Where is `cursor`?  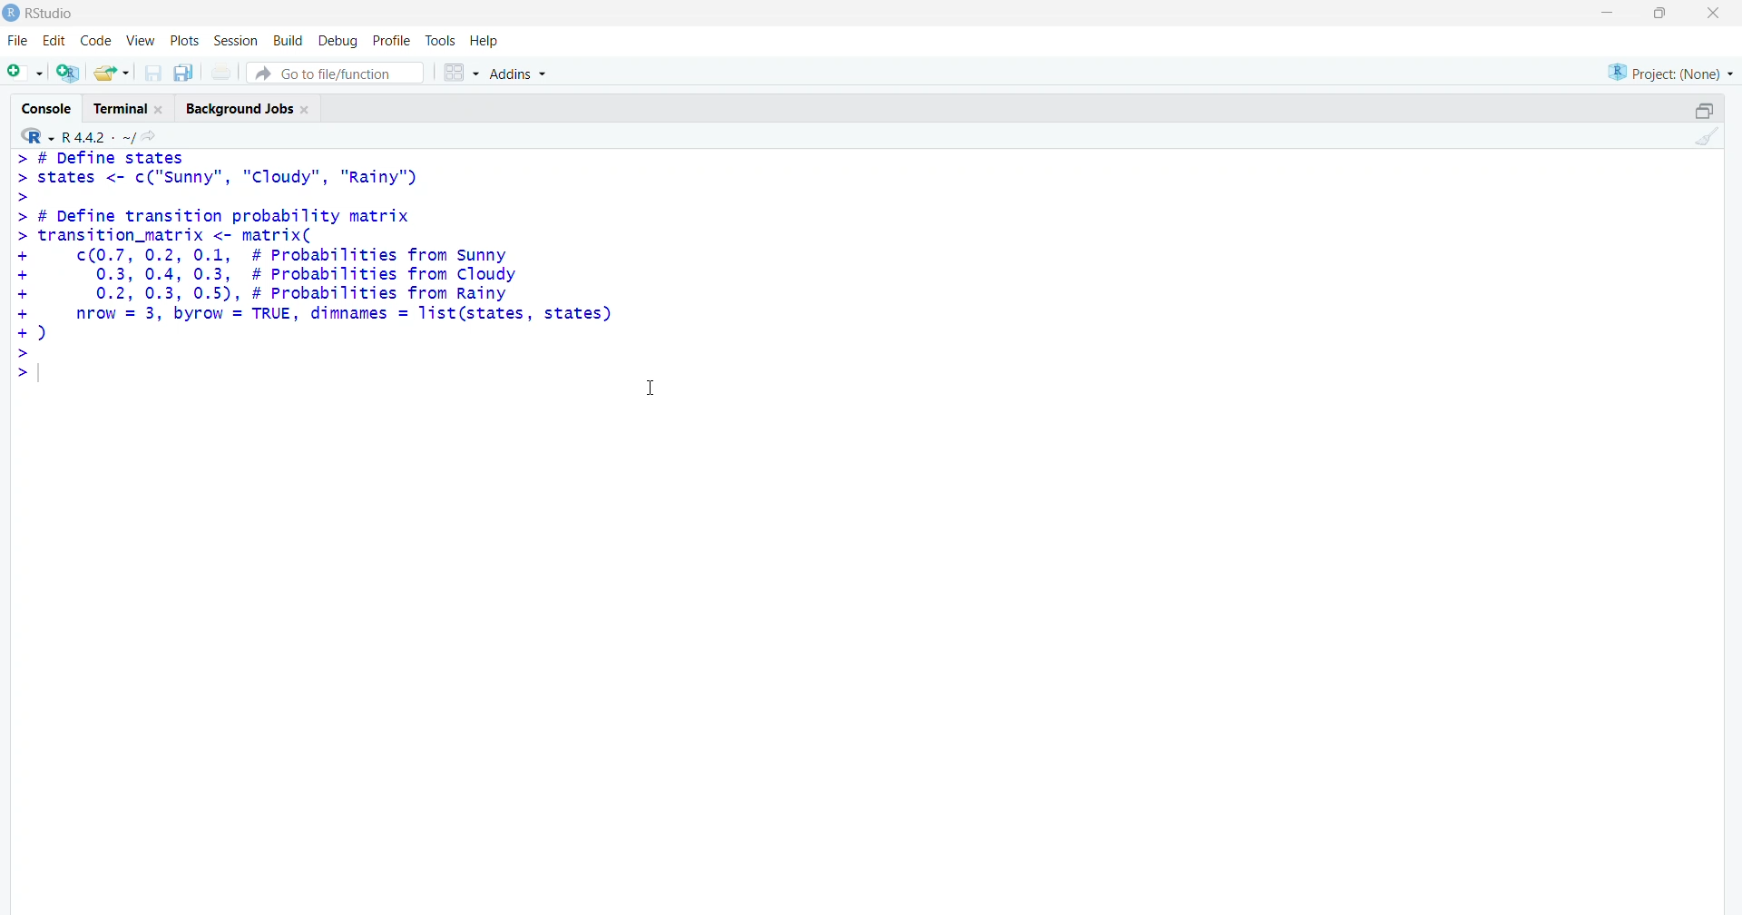 cursor is located at coordinates (656, 393).